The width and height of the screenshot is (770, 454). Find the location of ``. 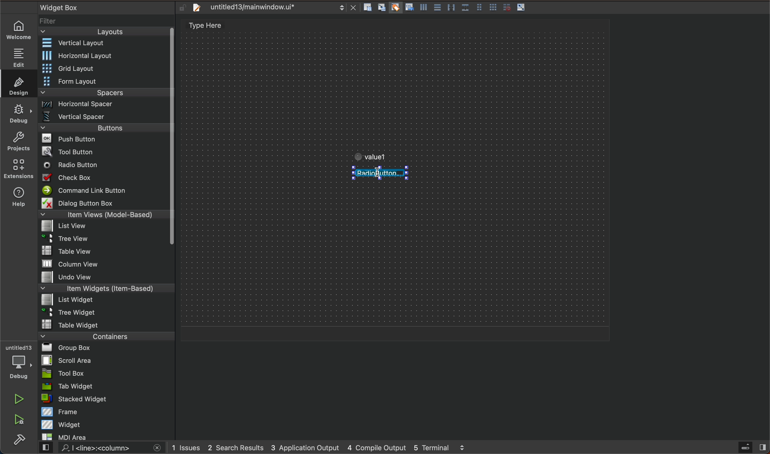

 is located at coordinates (408, 8).